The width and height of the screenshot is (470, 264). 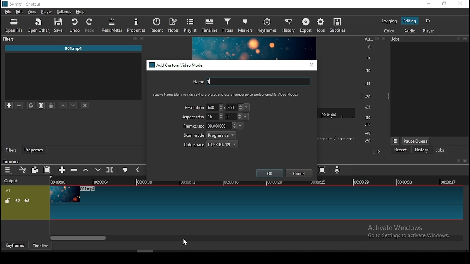 I want to click on open file, so click(x=14, y=26).